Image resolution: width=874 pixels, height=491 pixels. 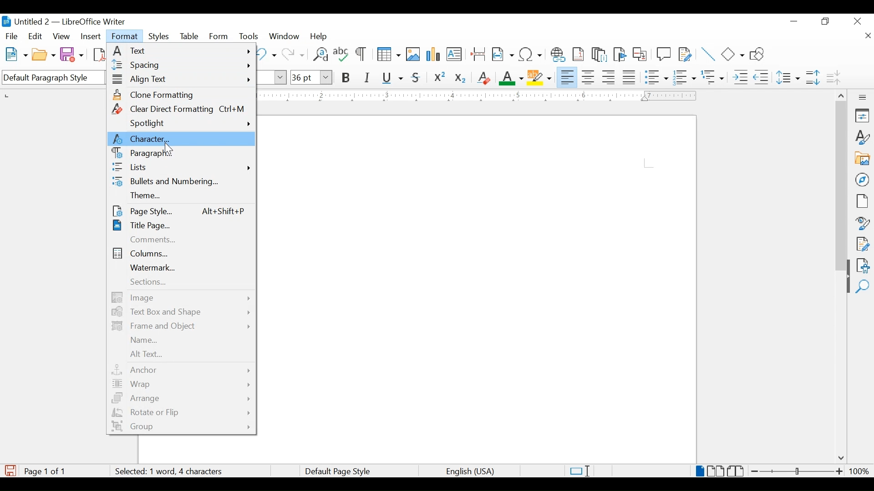 I want to click on wrap menu, so click(x=183, y=384).